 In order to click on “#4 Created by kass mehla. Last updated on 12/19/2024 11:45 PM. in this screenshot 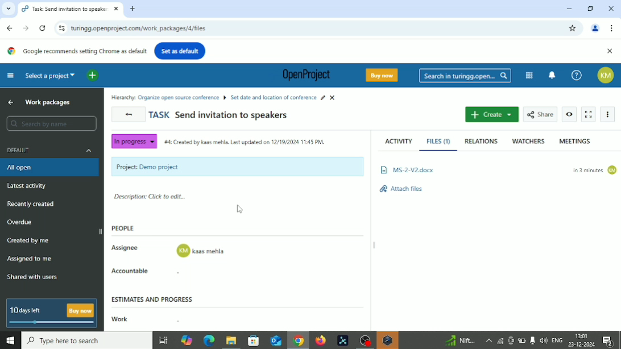, I will do `click(246, 144)`.